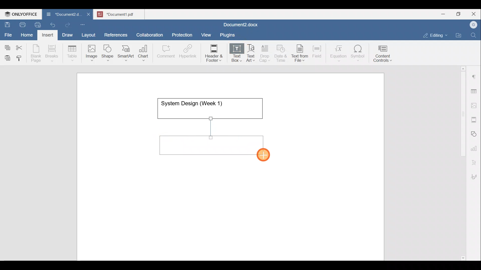 Image resolution: width=481 pixels, height=270 pixels. What do you see at coordinates (460, 14) in the screenshot?
I see `Maximize` at bounding box center [460, 14].